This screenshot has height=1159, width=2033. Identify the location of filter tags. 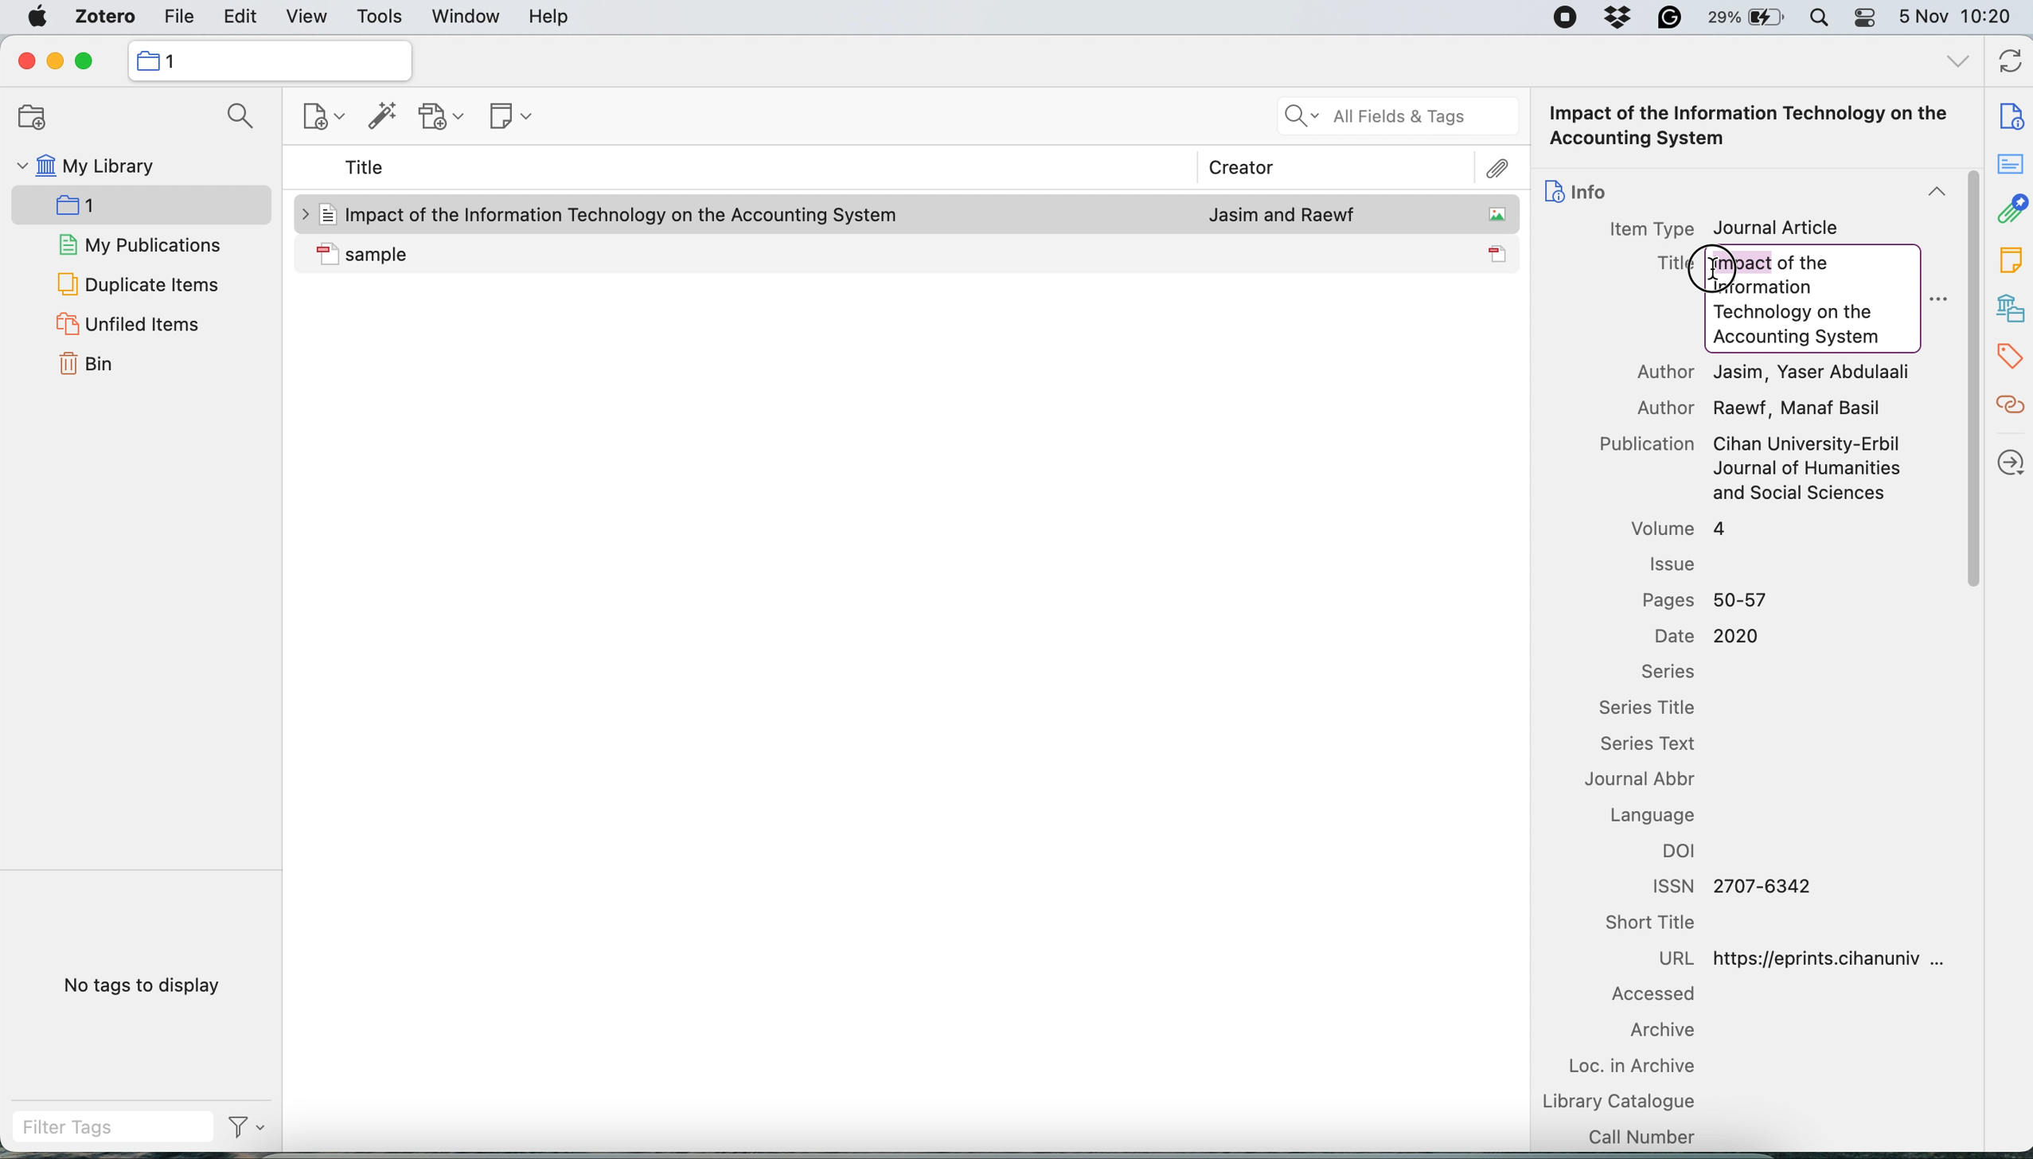
(244, 1126).